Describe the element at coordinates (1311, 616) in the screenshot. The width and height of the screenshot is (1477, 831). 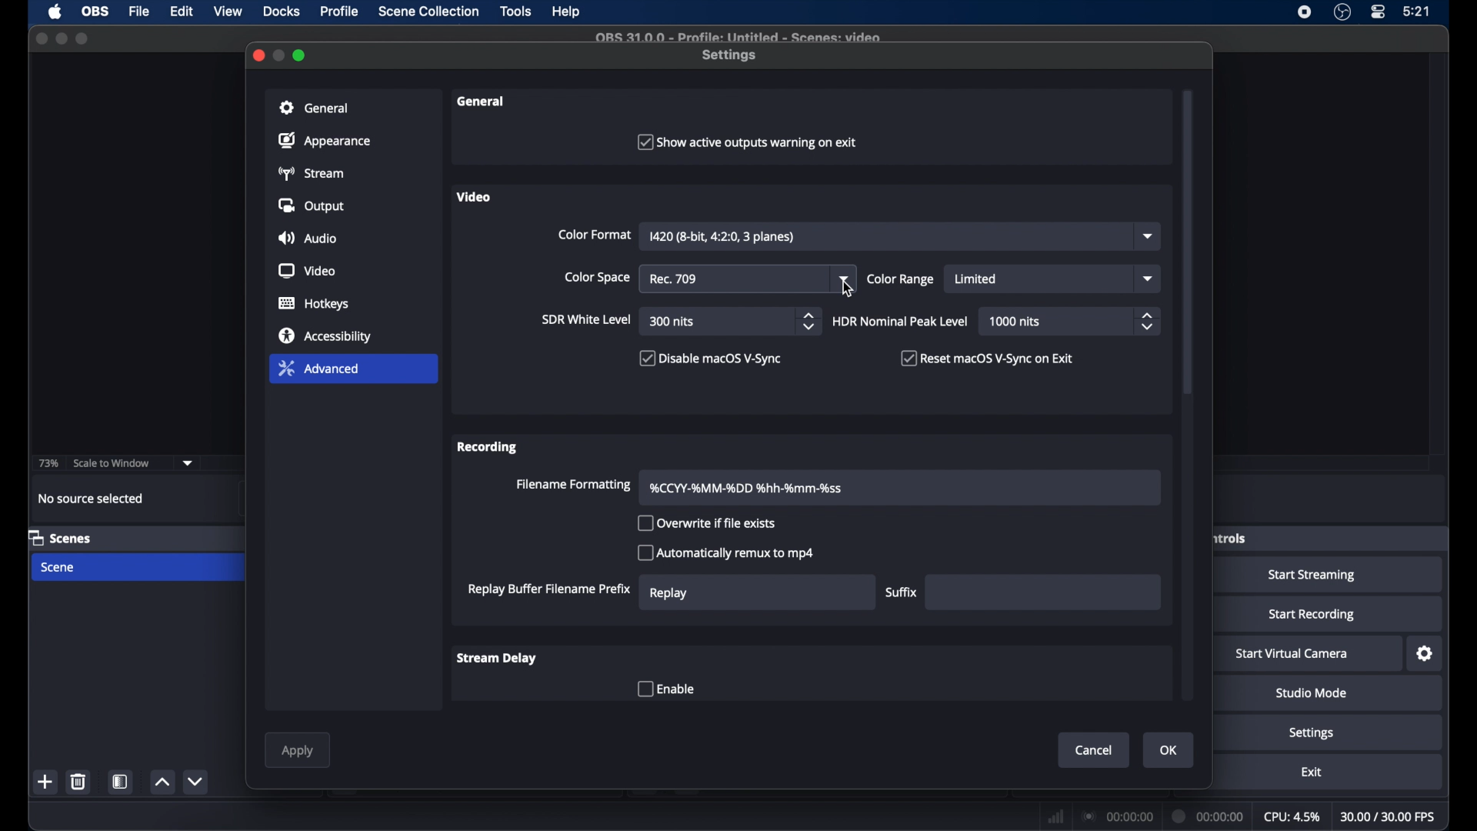
I see `start recording` at that location.